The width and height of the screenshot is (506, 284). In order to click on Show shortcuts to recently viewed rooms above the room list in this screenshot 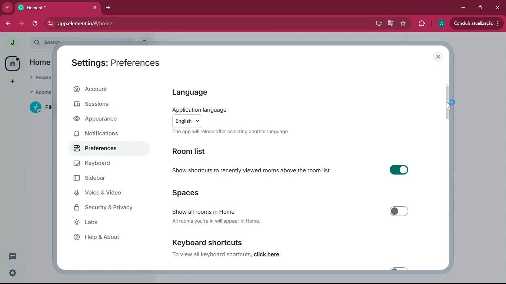, I will do `click(253, 171)`.